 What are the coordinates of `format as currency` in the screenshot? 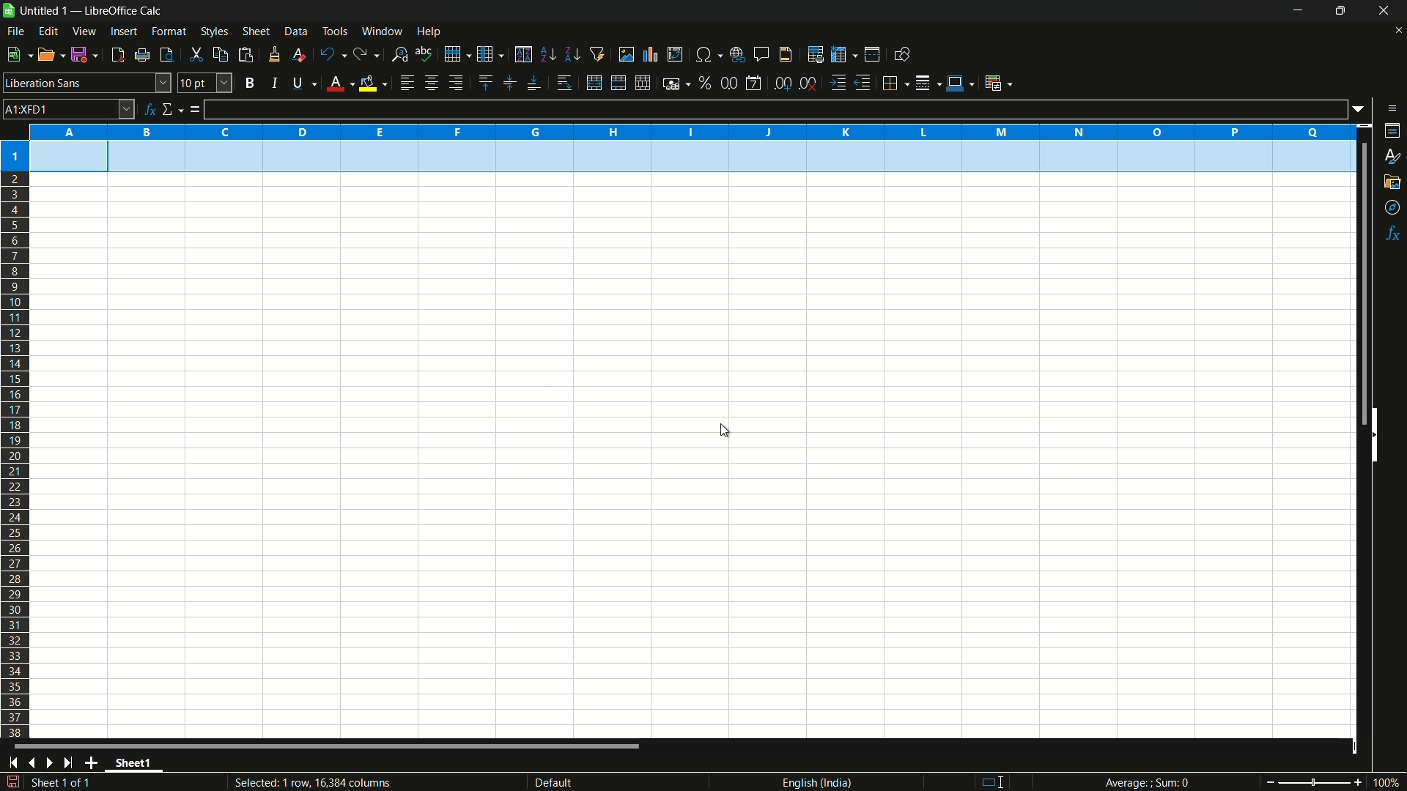 It's located at (676, 83).